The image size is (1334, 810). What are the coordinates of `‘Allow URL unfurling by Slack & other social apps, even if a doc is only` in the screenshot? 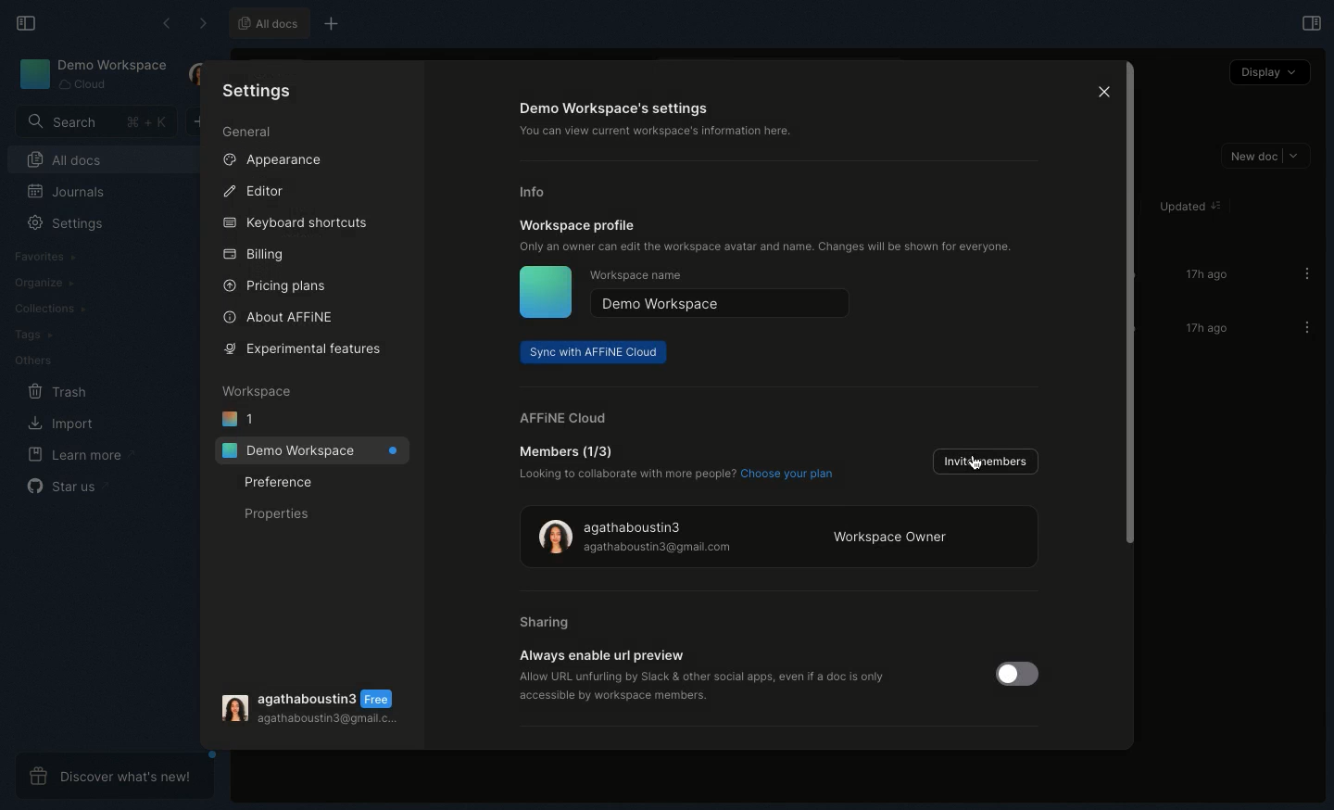 It's located at (703, 676).